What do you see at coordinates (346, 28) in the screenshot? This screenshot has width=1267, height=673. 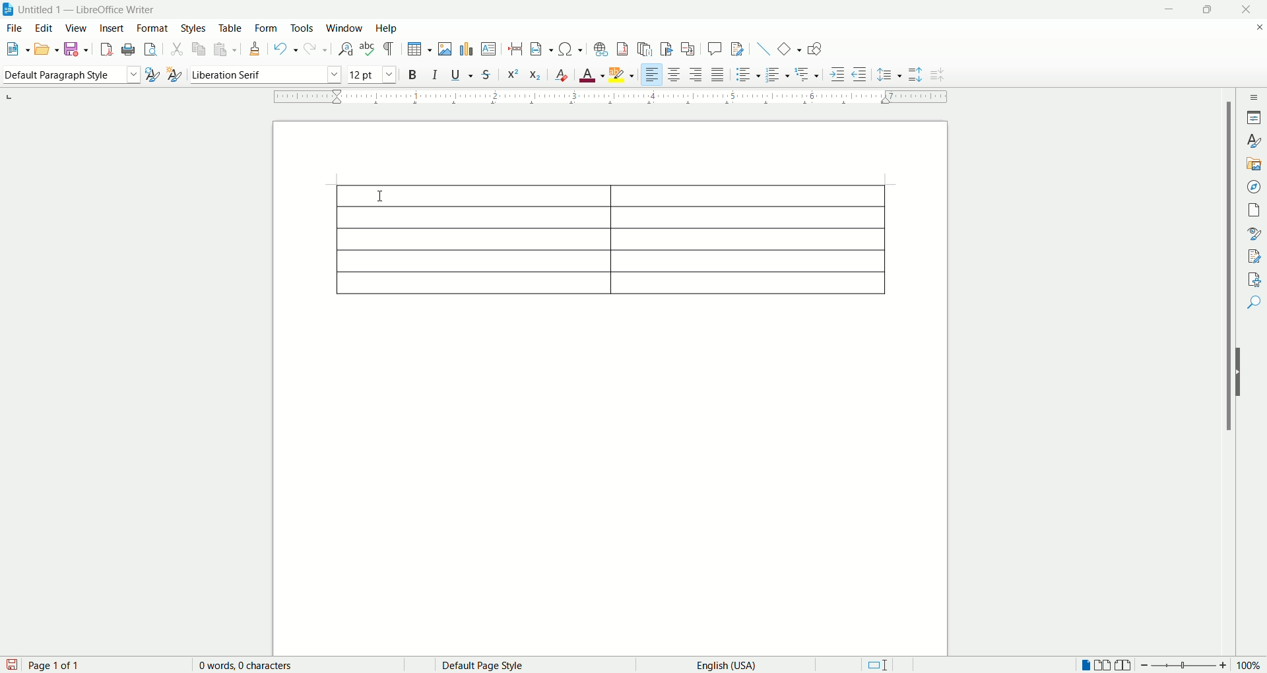 I see `window` at bounding box center [346, 28].